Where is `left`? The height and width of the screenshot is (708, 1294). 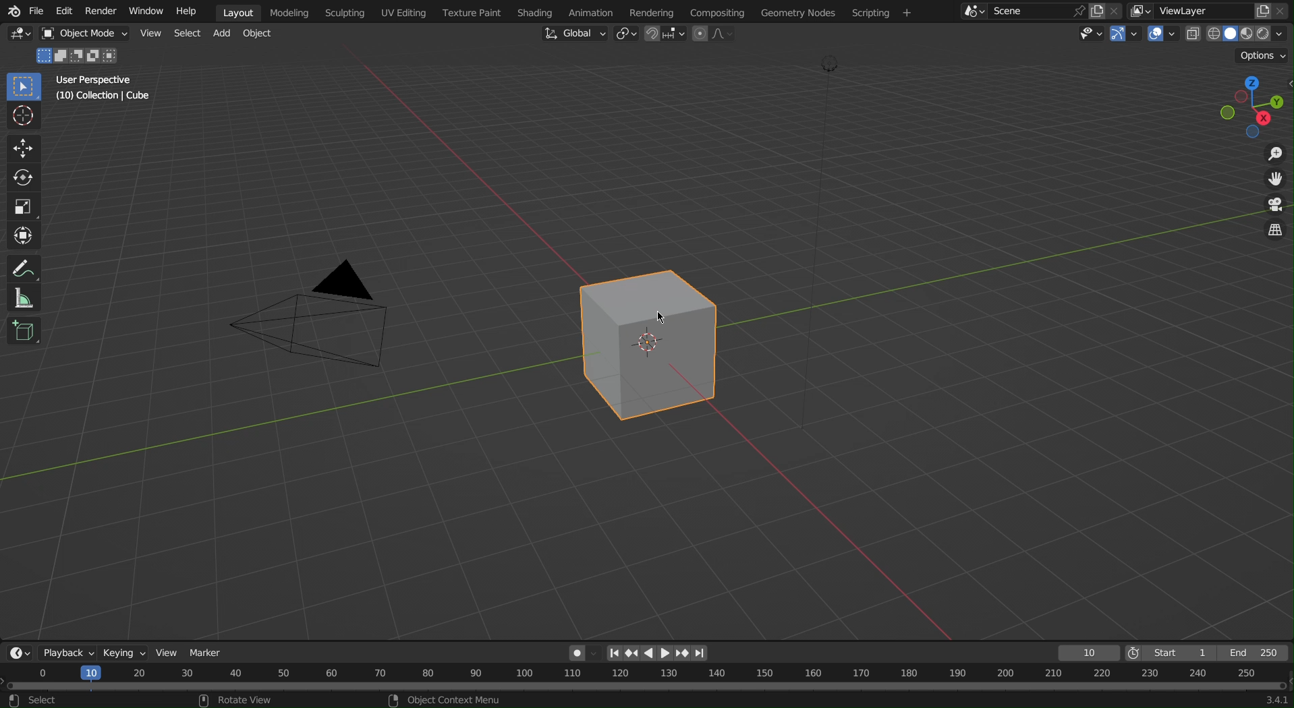 left is located at coordinates (650, 653).